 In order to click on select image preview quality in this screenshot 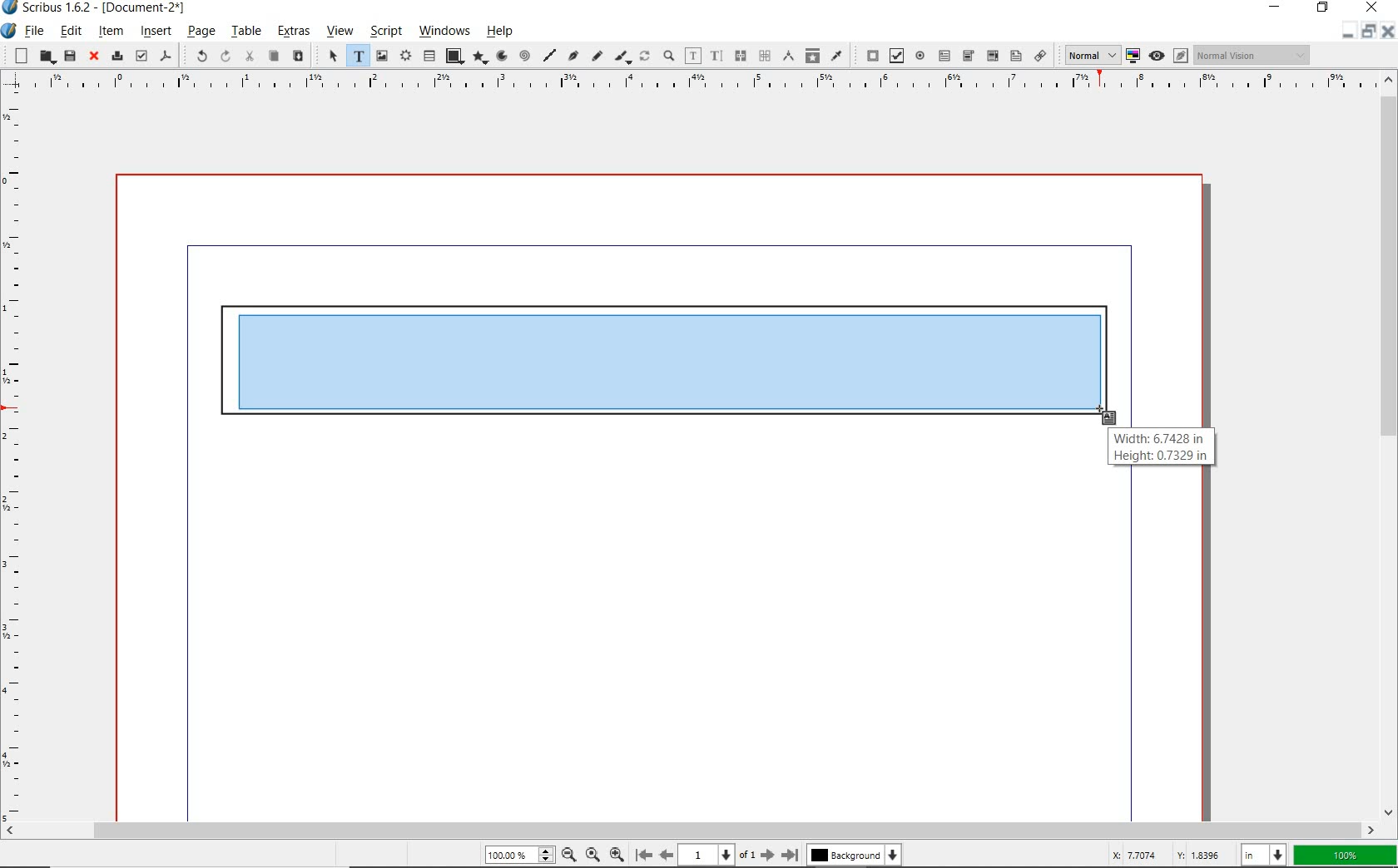, I will do `click(1087, 55)`.